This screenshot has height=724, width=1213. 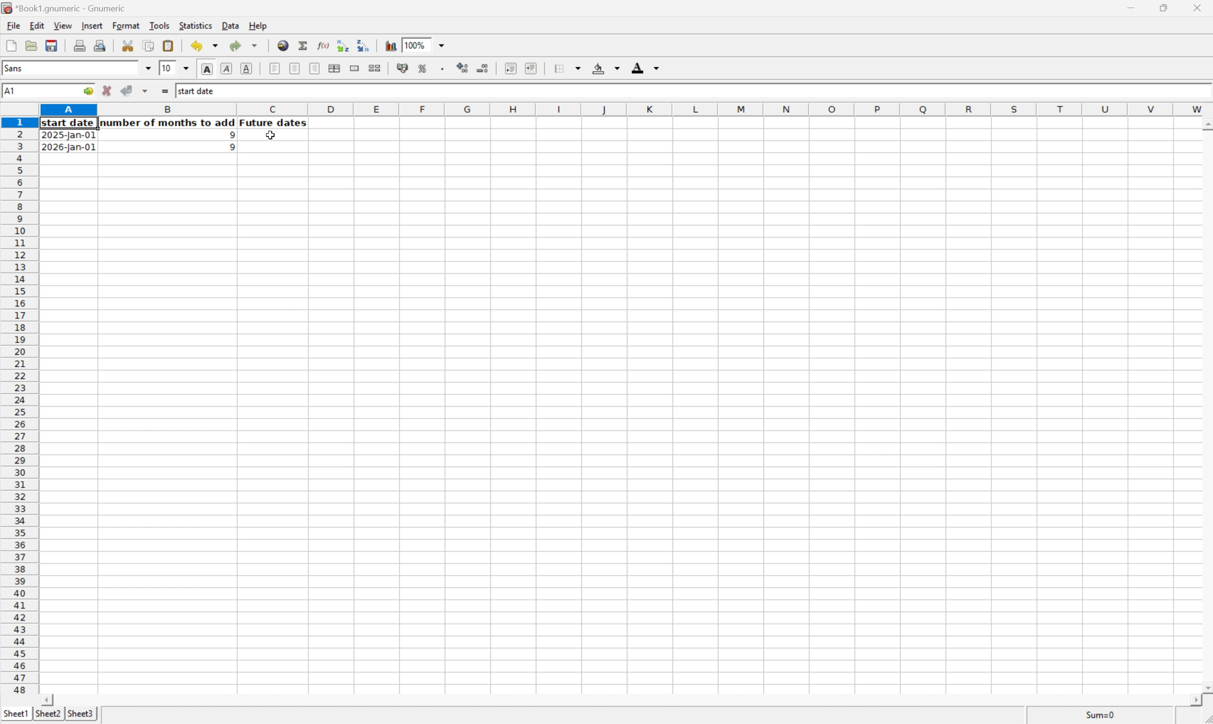 What do you see at coordinates (606, 68) in the screenshot?
I see `Background` at bounding box center [606, 68].